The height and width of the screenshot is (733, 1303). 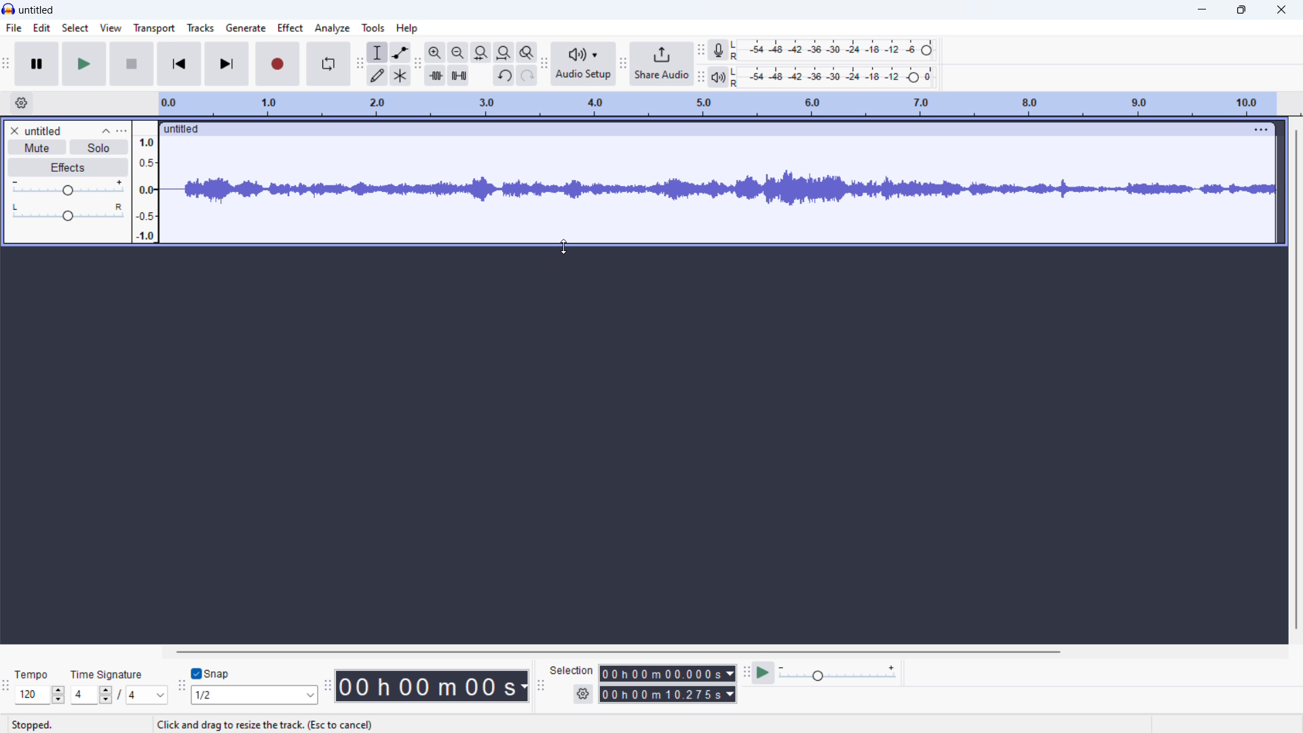 What do you see at coordinates (75, 27) in the screenshot?
I see `select` at bounding box center [75, 27].